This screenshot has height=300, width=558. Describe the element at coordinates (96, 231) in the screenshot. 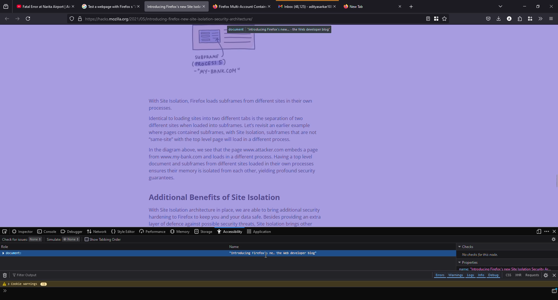

I see `network` at that location.